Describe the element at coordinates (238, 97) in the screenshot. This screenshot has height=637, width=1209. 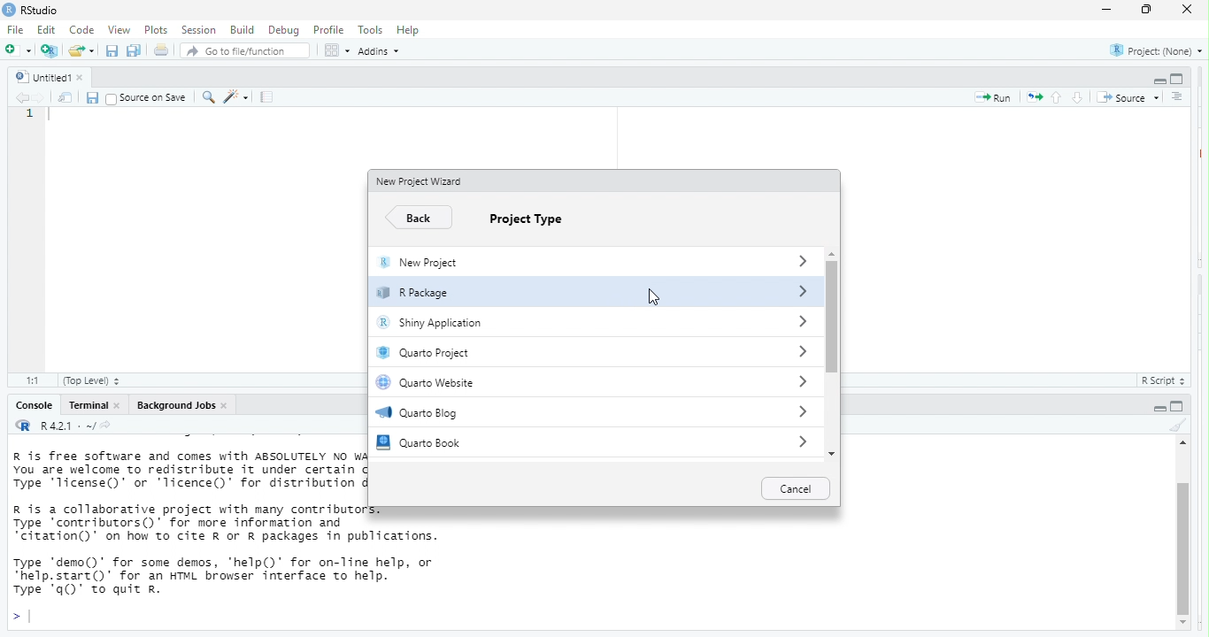
I see `code tools` at that location.